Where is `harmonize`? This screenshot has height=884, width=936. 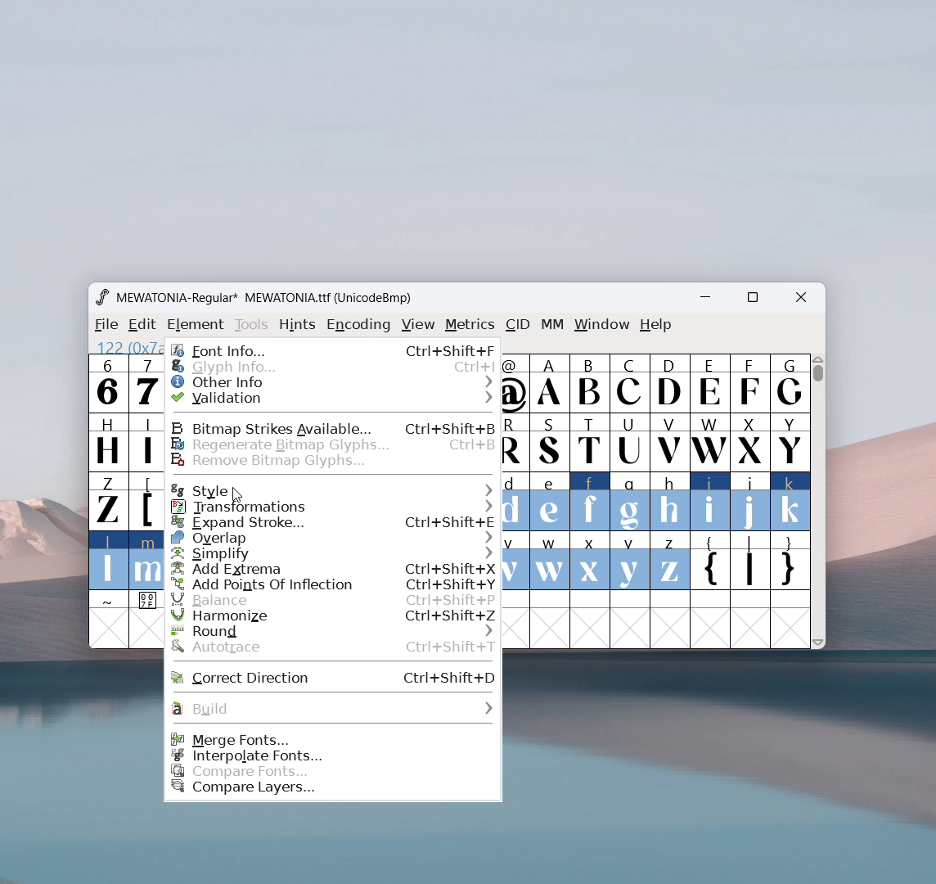
harmonize is located at coordinates (334, 616).